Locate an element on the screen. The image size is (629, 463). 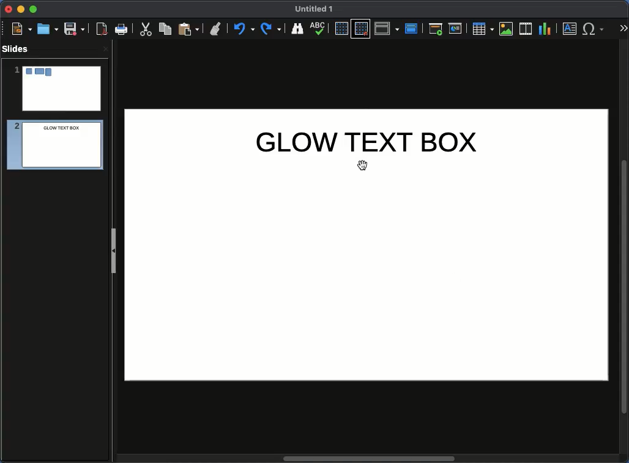
Special characters is located at coordinates (596, 29).